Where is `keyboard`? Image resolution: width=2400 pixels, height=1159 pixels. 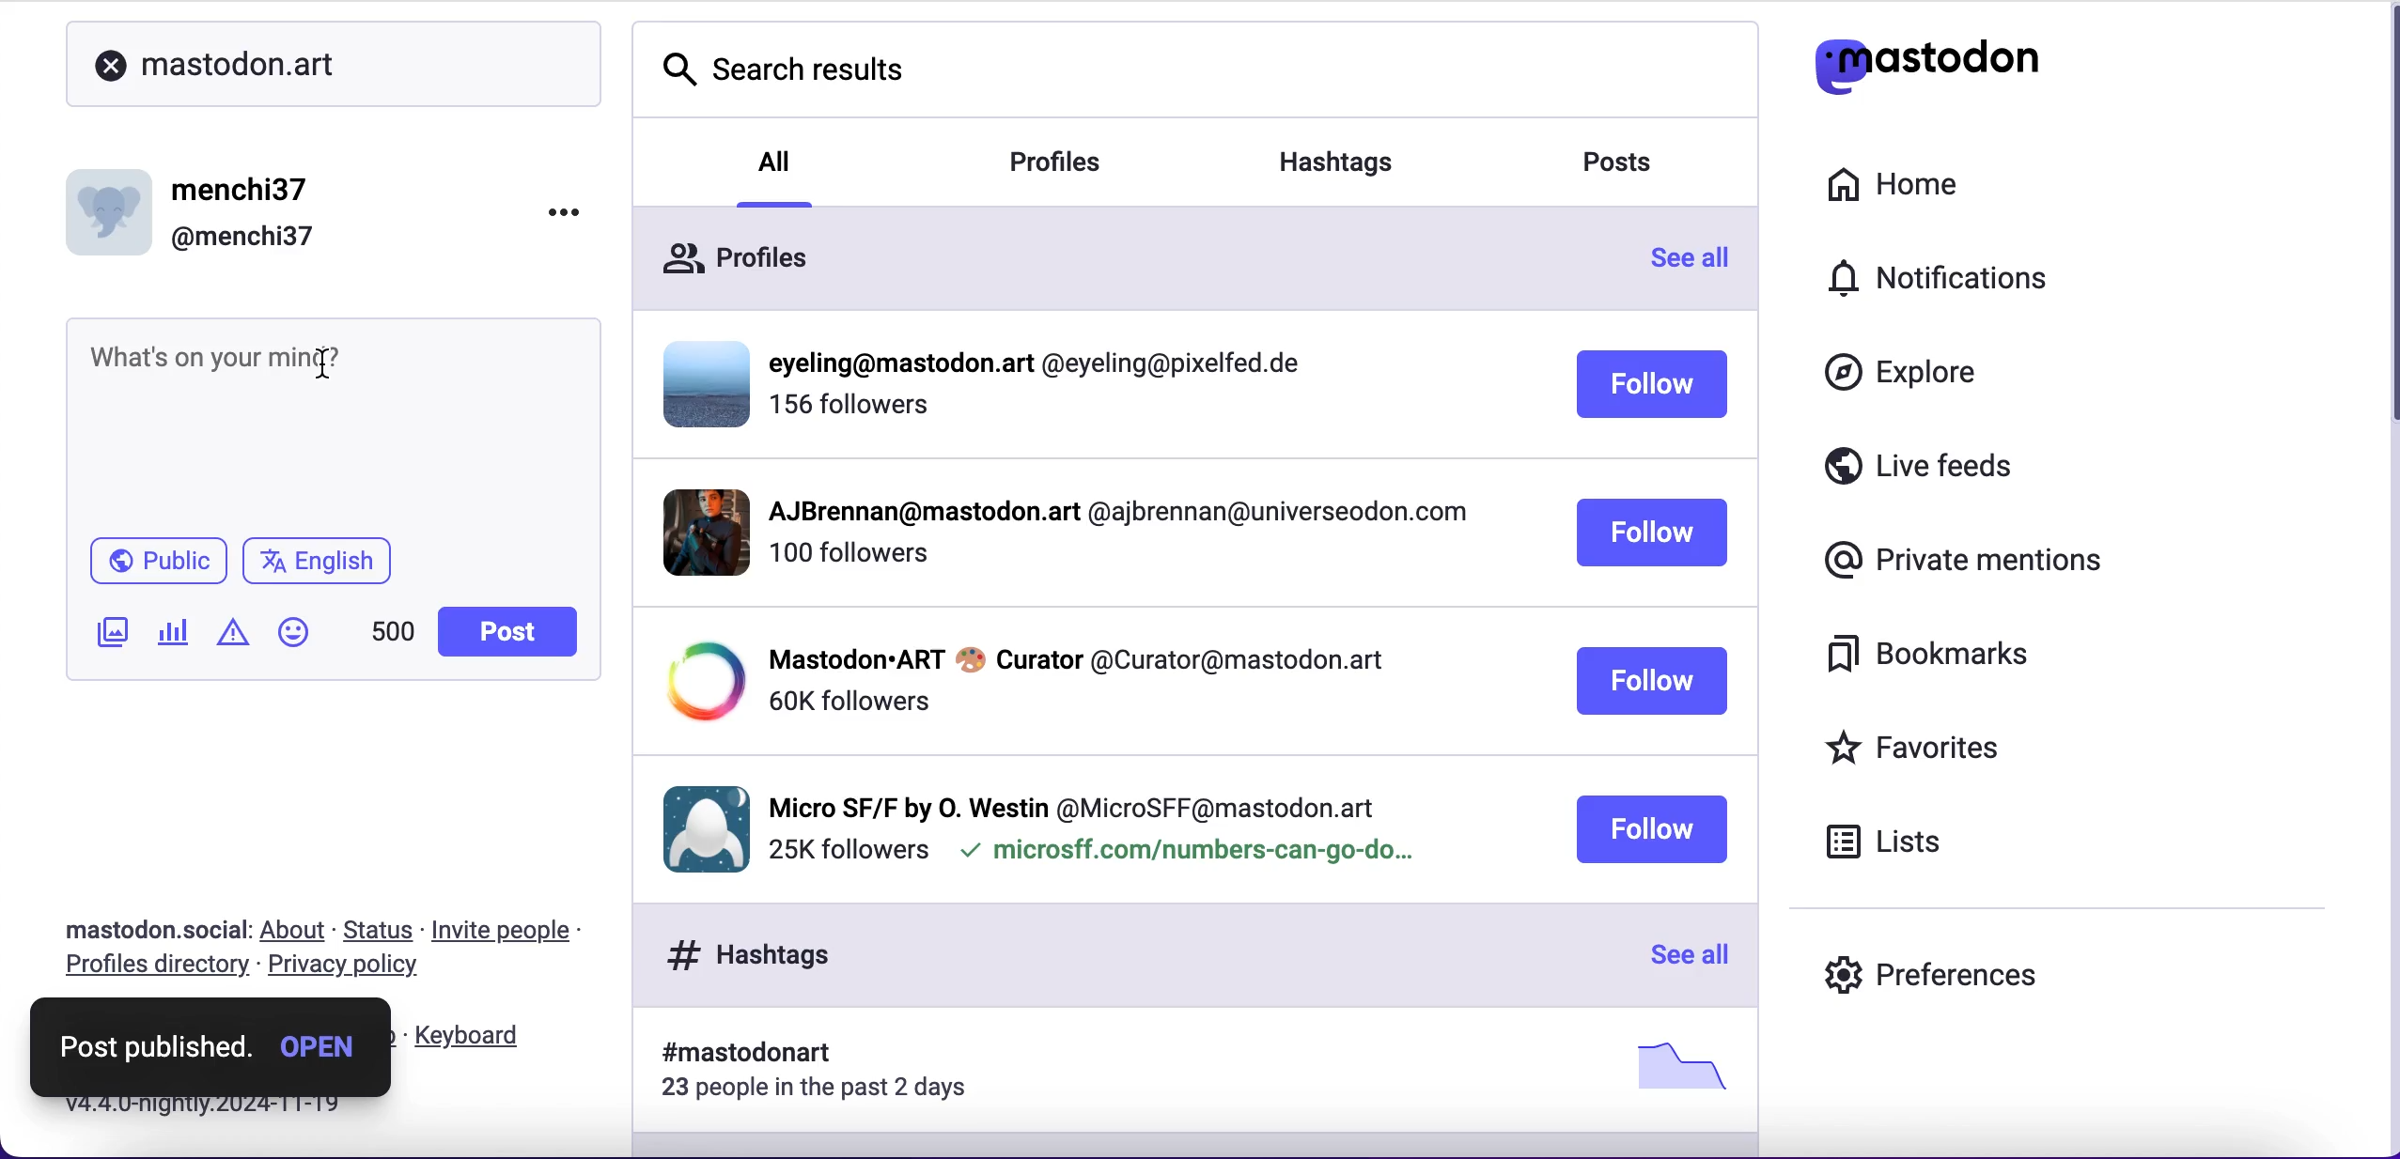
keyboard is located at coordinates (474, 1037).